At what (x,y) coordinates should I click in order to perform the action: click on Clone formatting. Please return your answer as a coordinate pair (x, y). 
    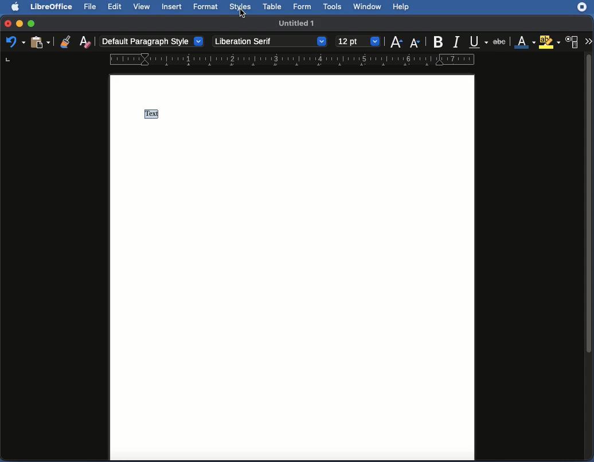
    Looking at the image, I should click on (65, 40).